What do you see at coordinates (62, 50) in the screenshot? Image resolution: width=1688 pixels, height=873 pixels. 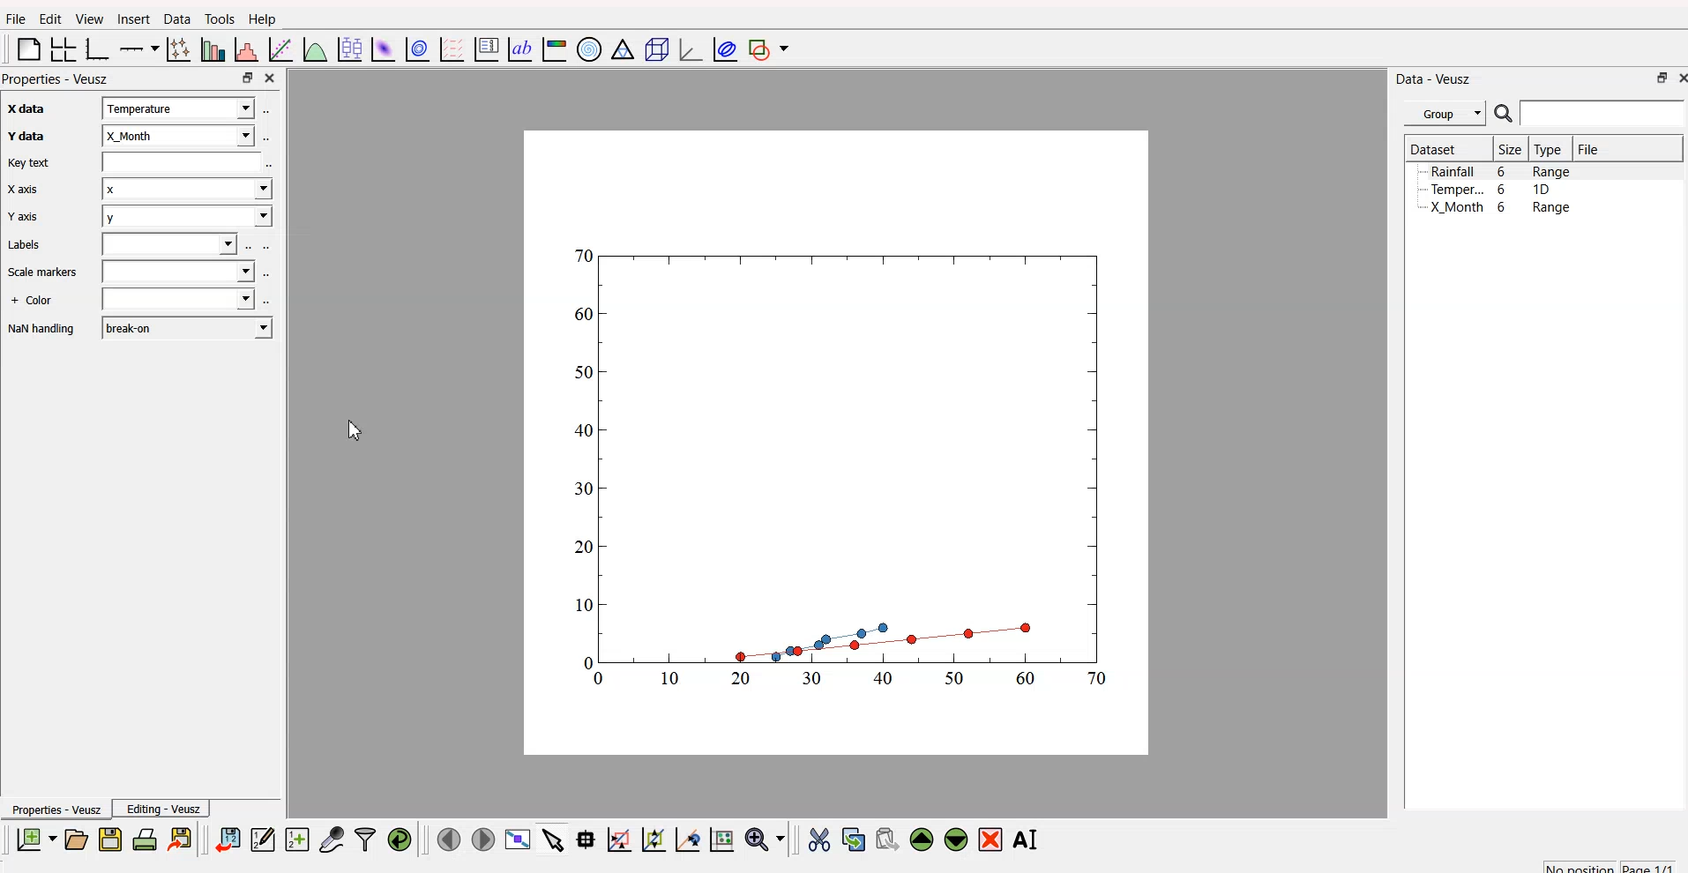 I see `arrange grid in graph` at bounding box center [62, 50].